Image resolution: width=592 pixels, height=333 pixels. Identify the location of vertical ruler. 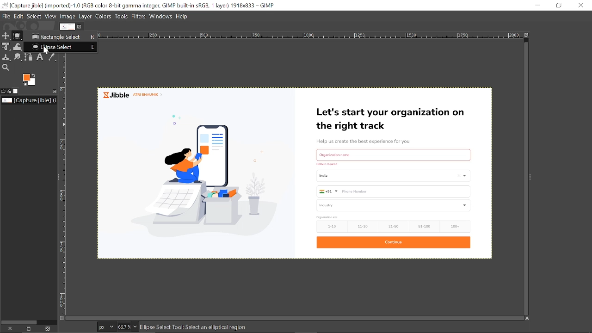
(68, 184).